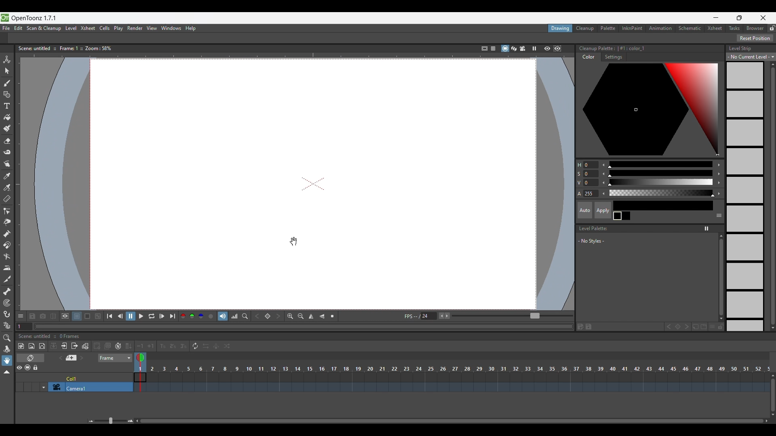  I want to click on Fill in empty cells, so click(129, 346).